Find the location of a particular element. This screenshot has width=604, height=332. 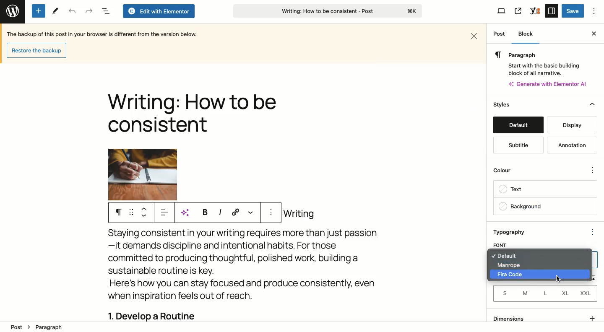

Display is located at coordinates (573, 125).